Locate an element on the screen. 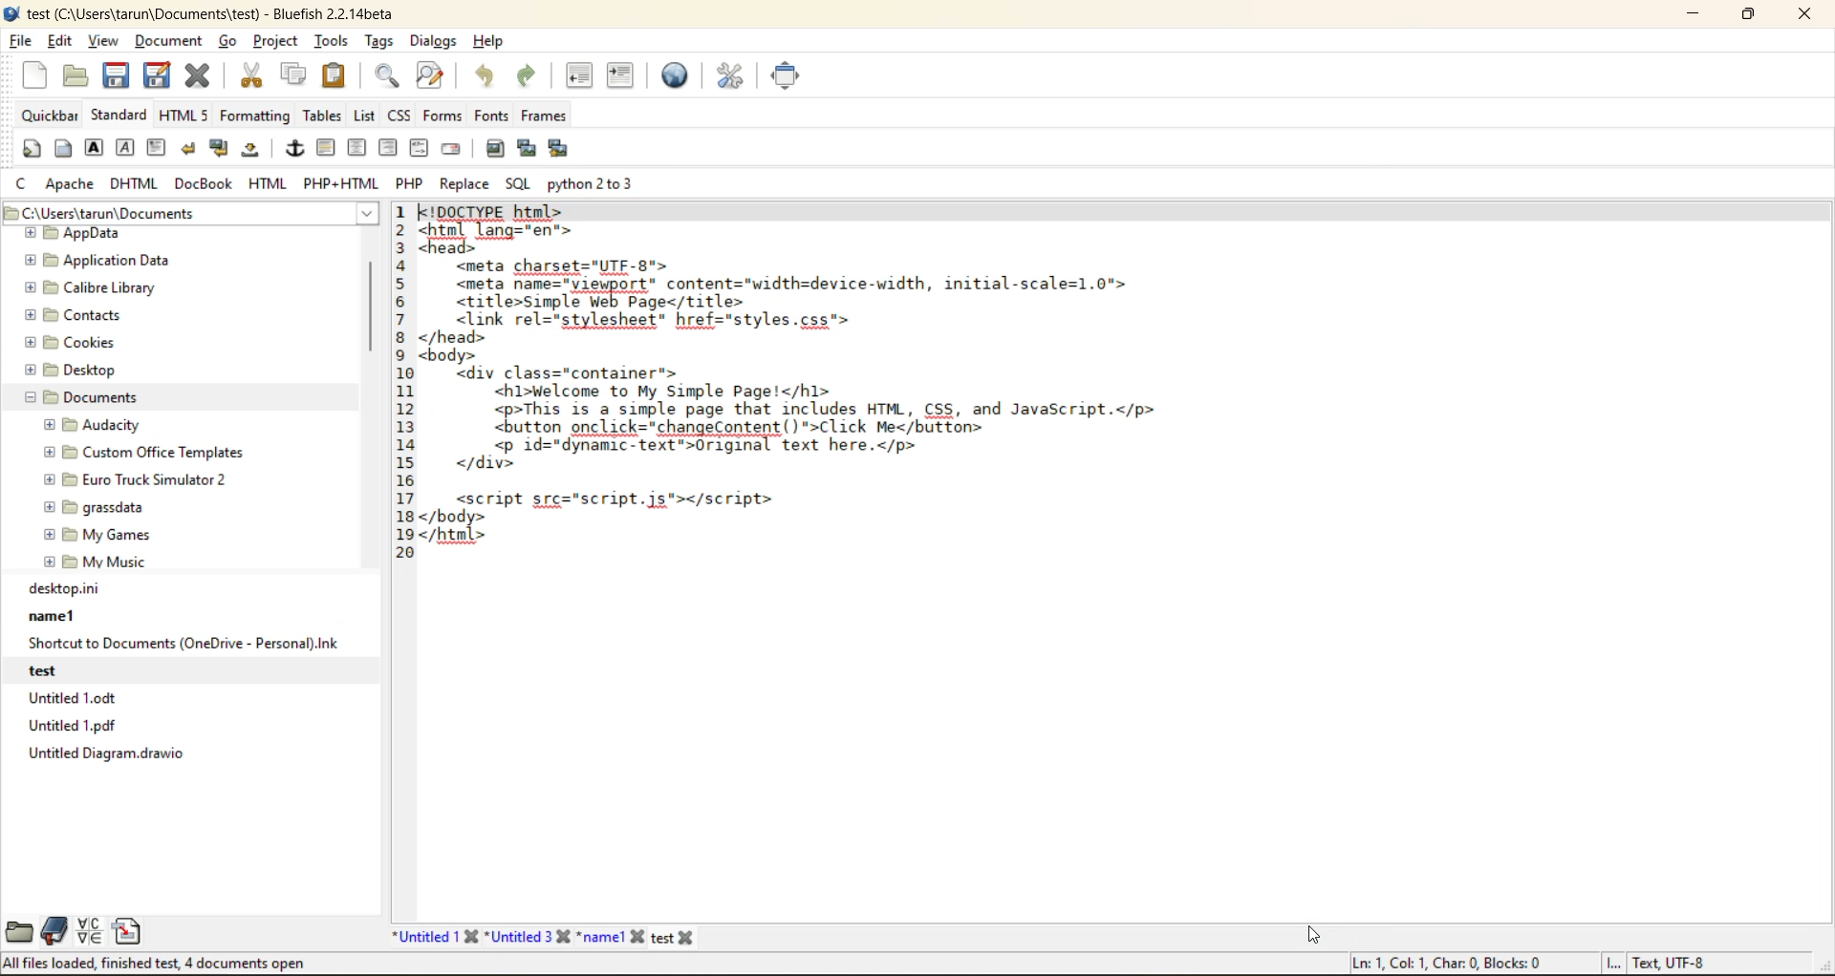 The width and height of the screenshot is (1835, 976). save as is located at coordinates (162, 75).